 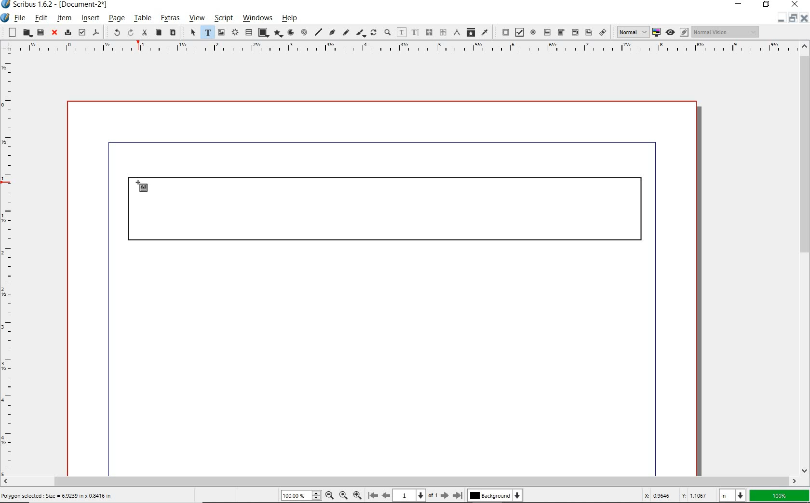 I want to click on pdf push button, so click(x=503, y=32).